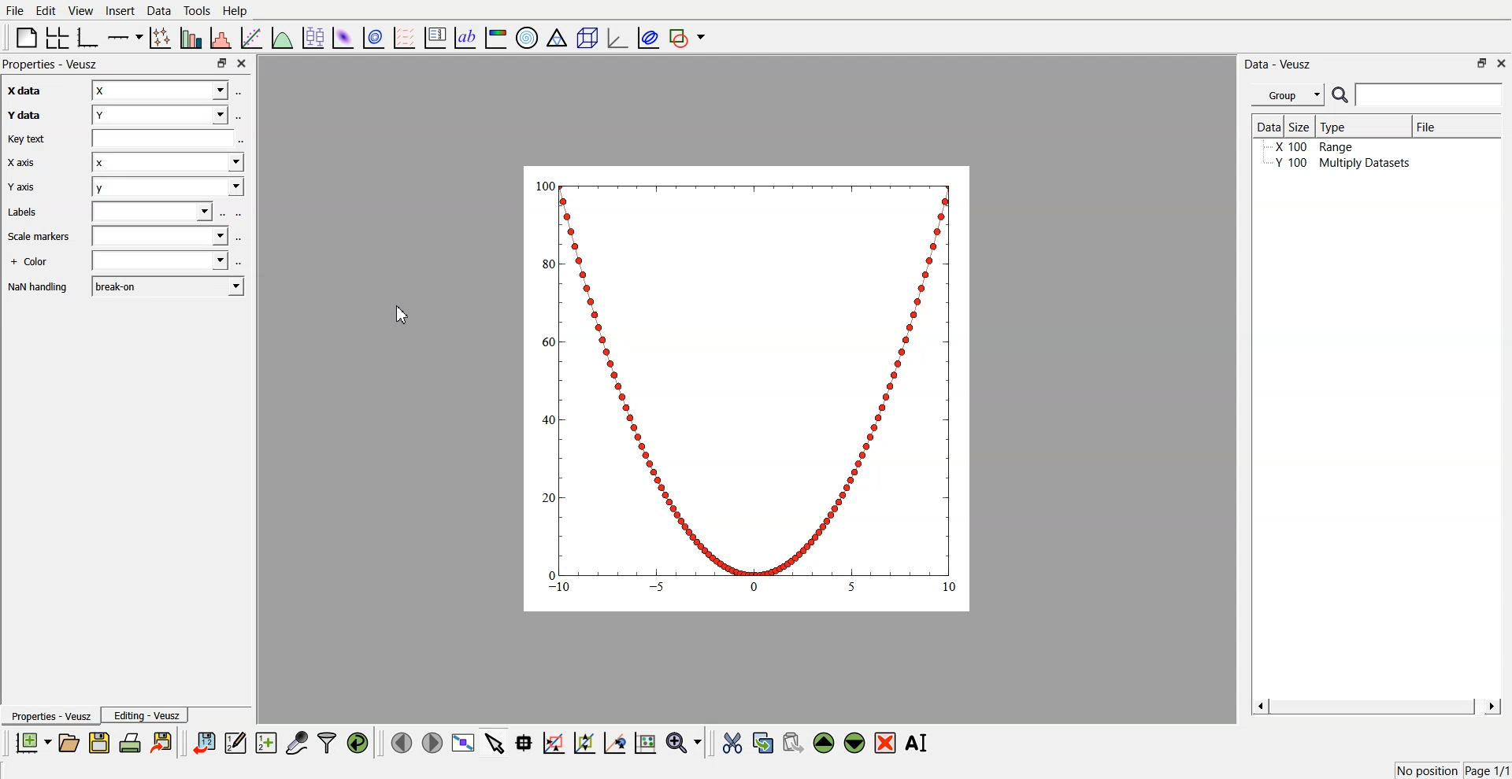  I want to click on Properties - Veusz, so click(50, 717).